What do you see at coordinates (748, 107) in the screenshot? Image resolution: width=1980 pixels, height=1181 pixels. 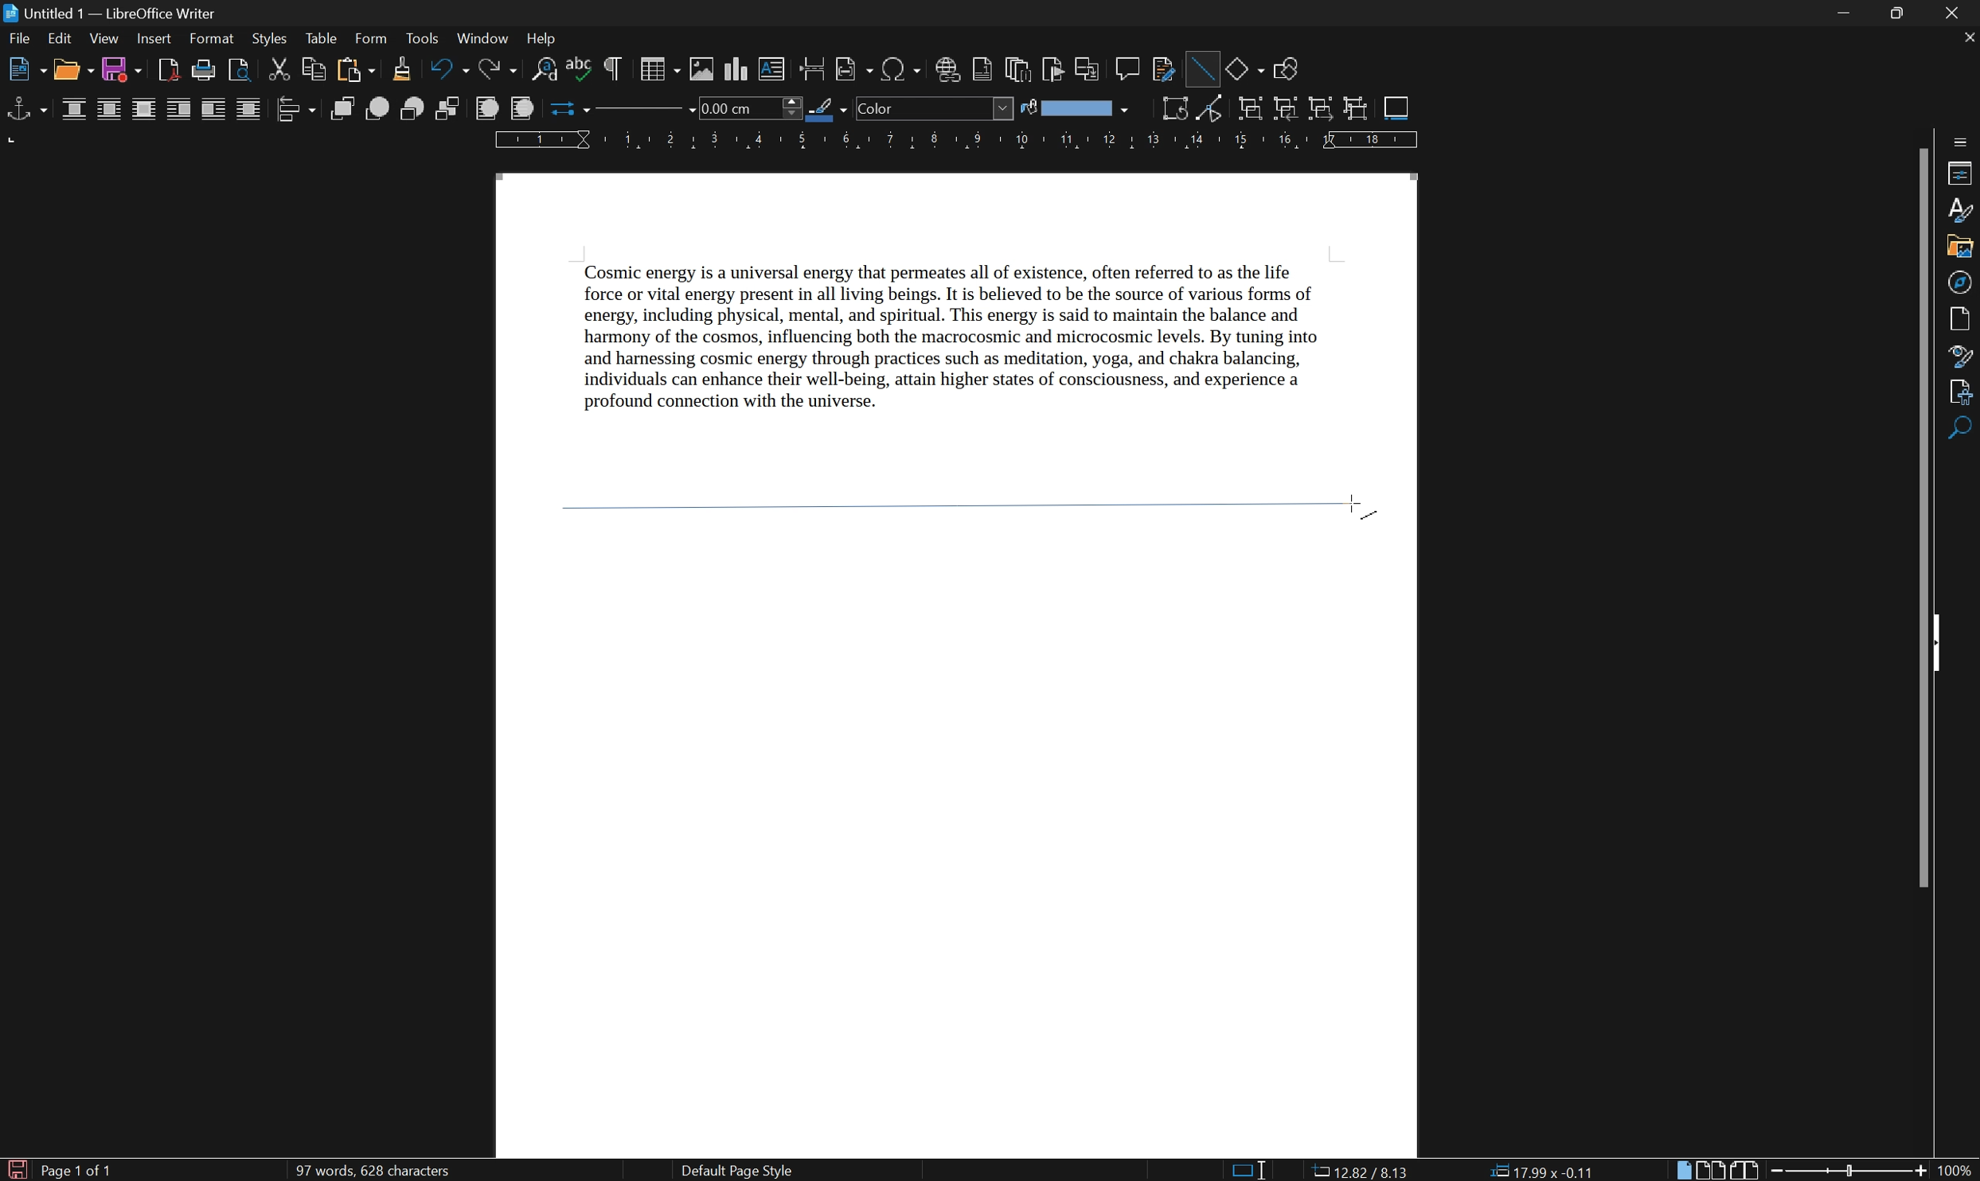 I see `line thickness` at bounding box center [748, 107].